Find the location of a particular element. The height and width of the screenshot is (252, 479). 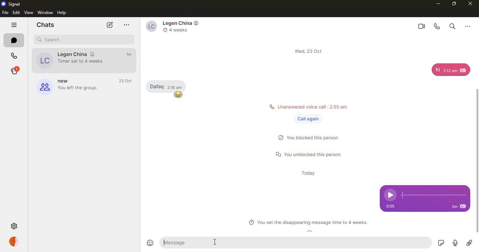

seen is located at coordinates (464, 207).